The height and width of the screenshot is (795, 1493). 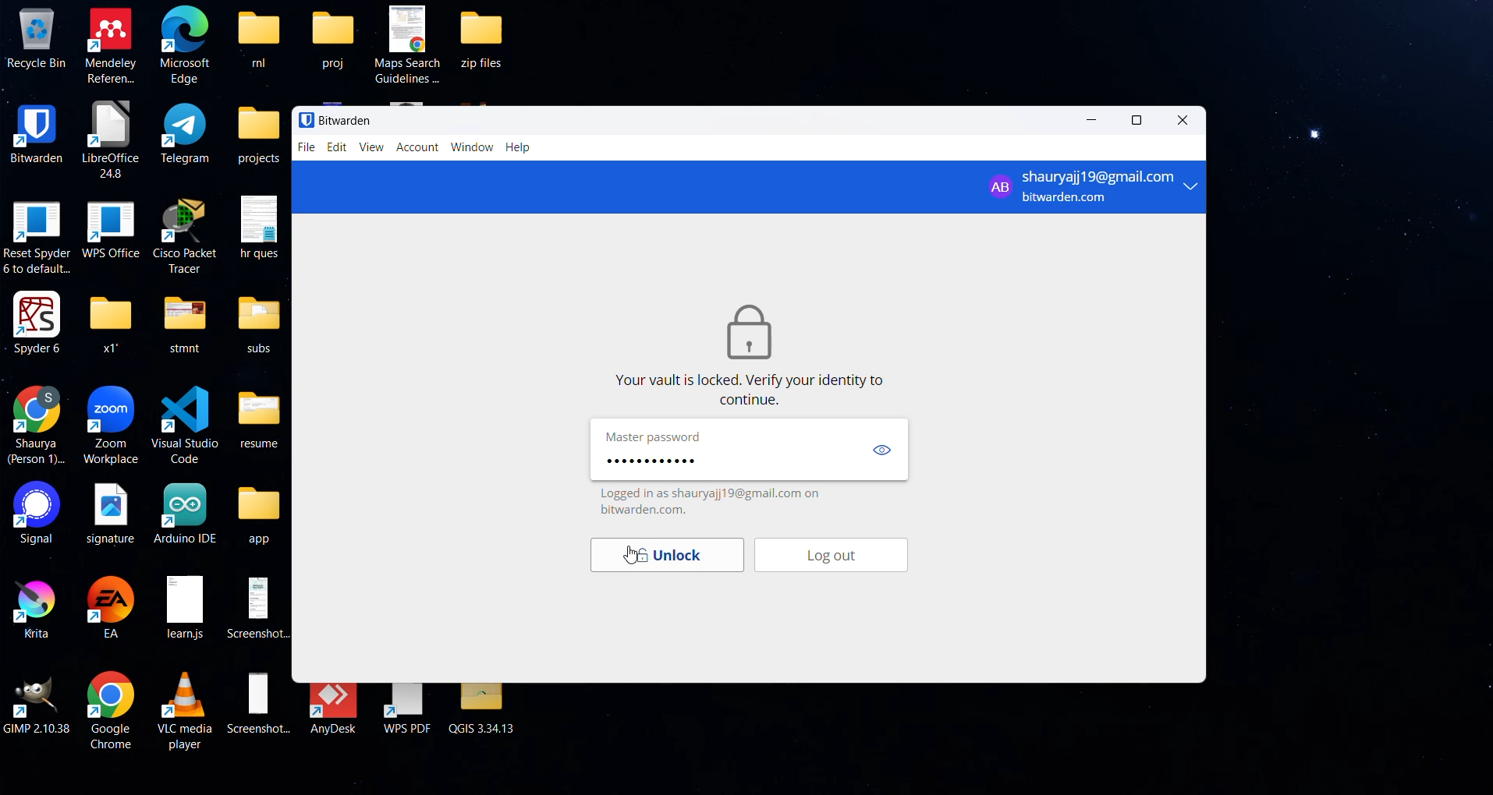 I want to click on resume, so click(x=261, y=415).